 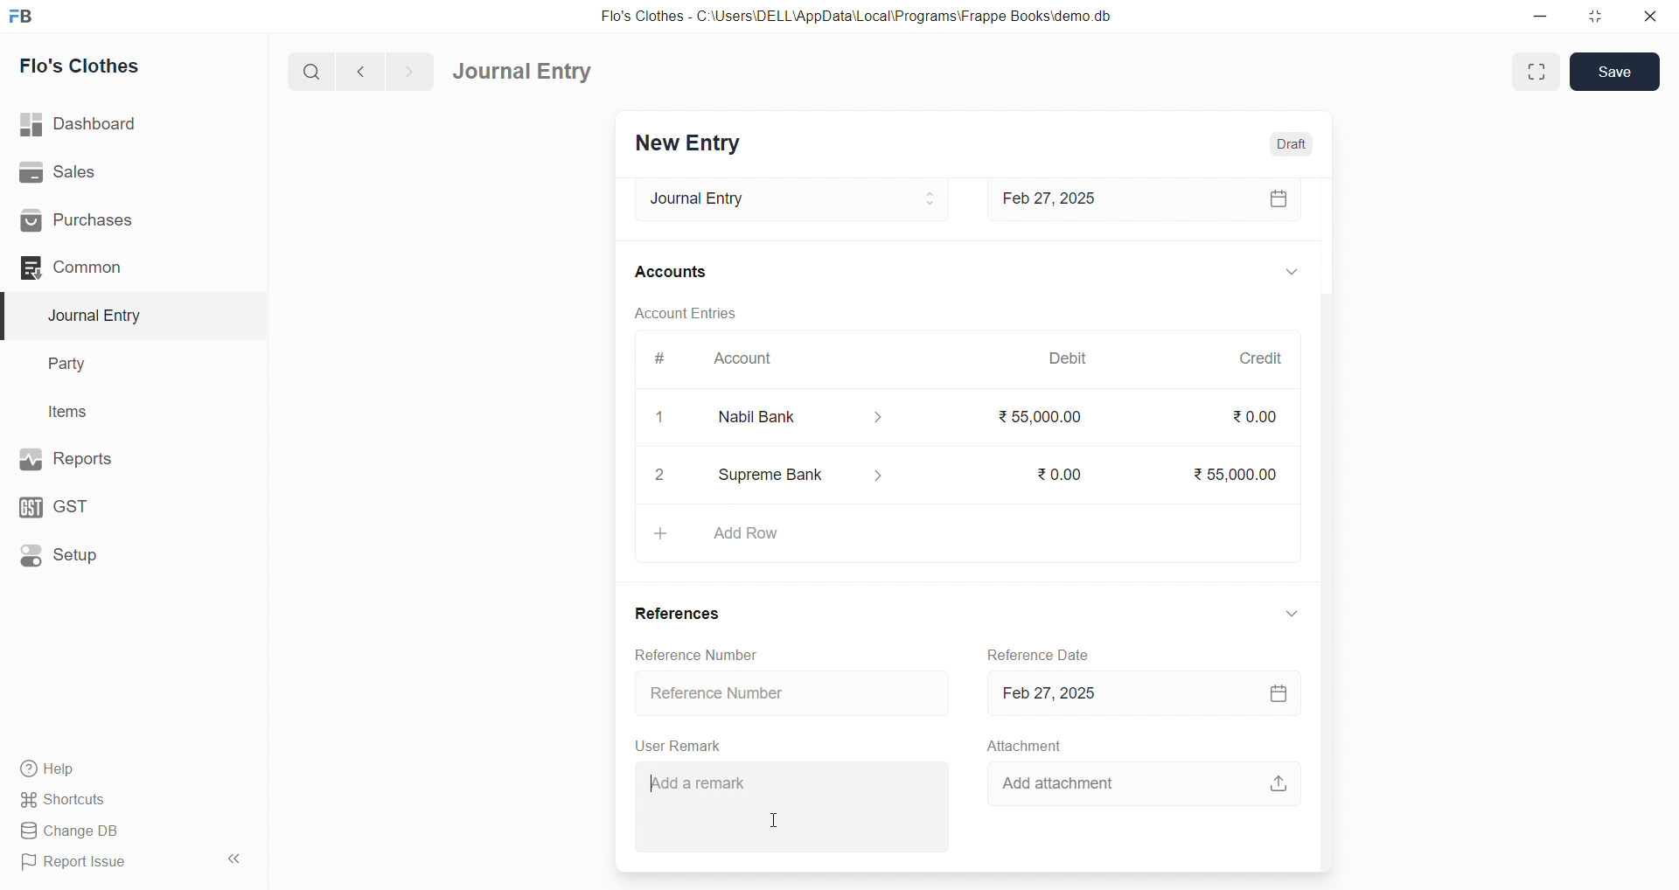 I want to click on New Entry, so click(x=691, y=144).